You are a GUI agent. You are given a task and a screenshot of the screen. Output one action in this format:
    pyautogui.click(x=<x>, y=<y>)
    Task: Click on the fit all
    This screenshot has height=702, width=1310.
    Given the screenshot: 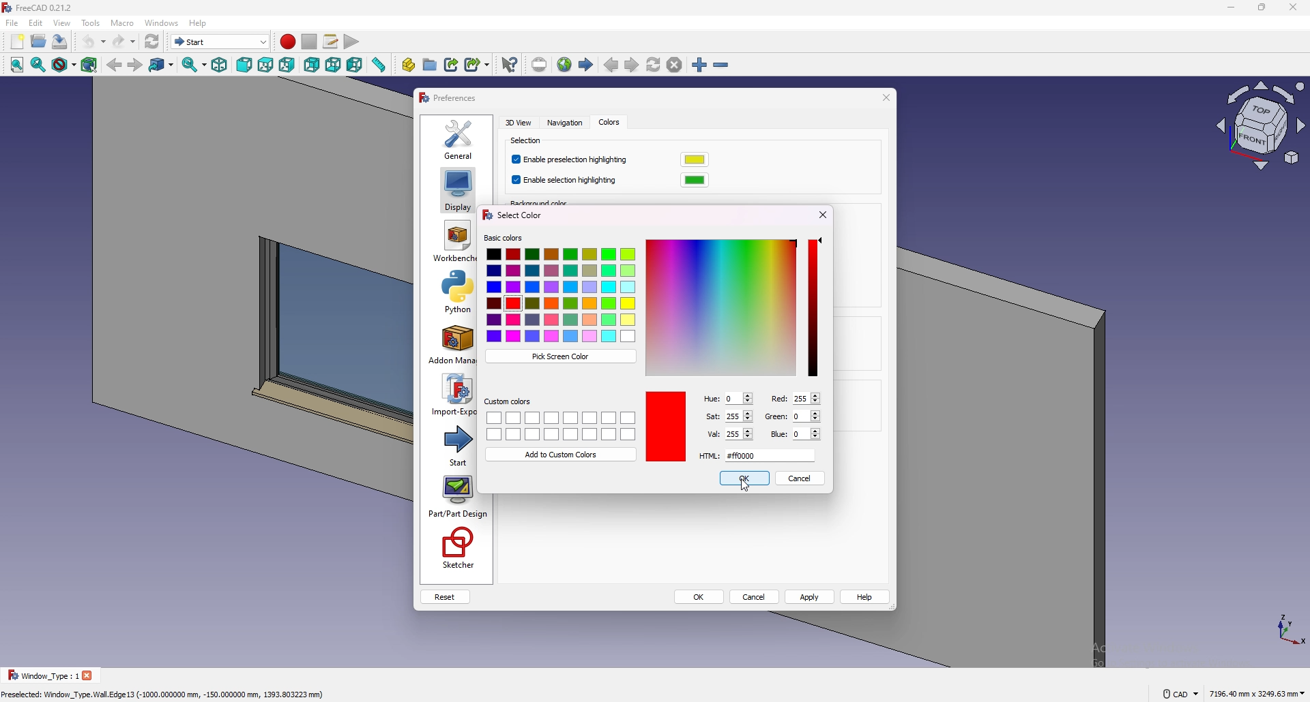 What is the action you would take?
    pyautogui.click(x=15, y=65)
    